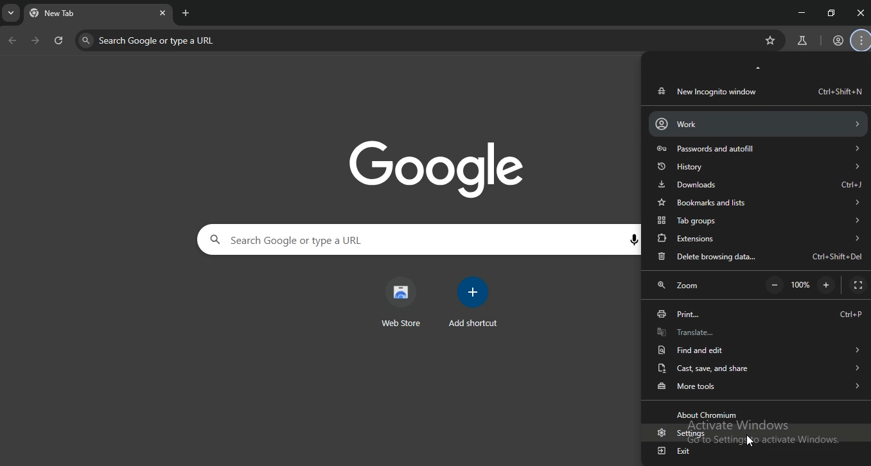  Describe the element at coordinates (760, 184) in the screenshot. I see `downloads` at that location.